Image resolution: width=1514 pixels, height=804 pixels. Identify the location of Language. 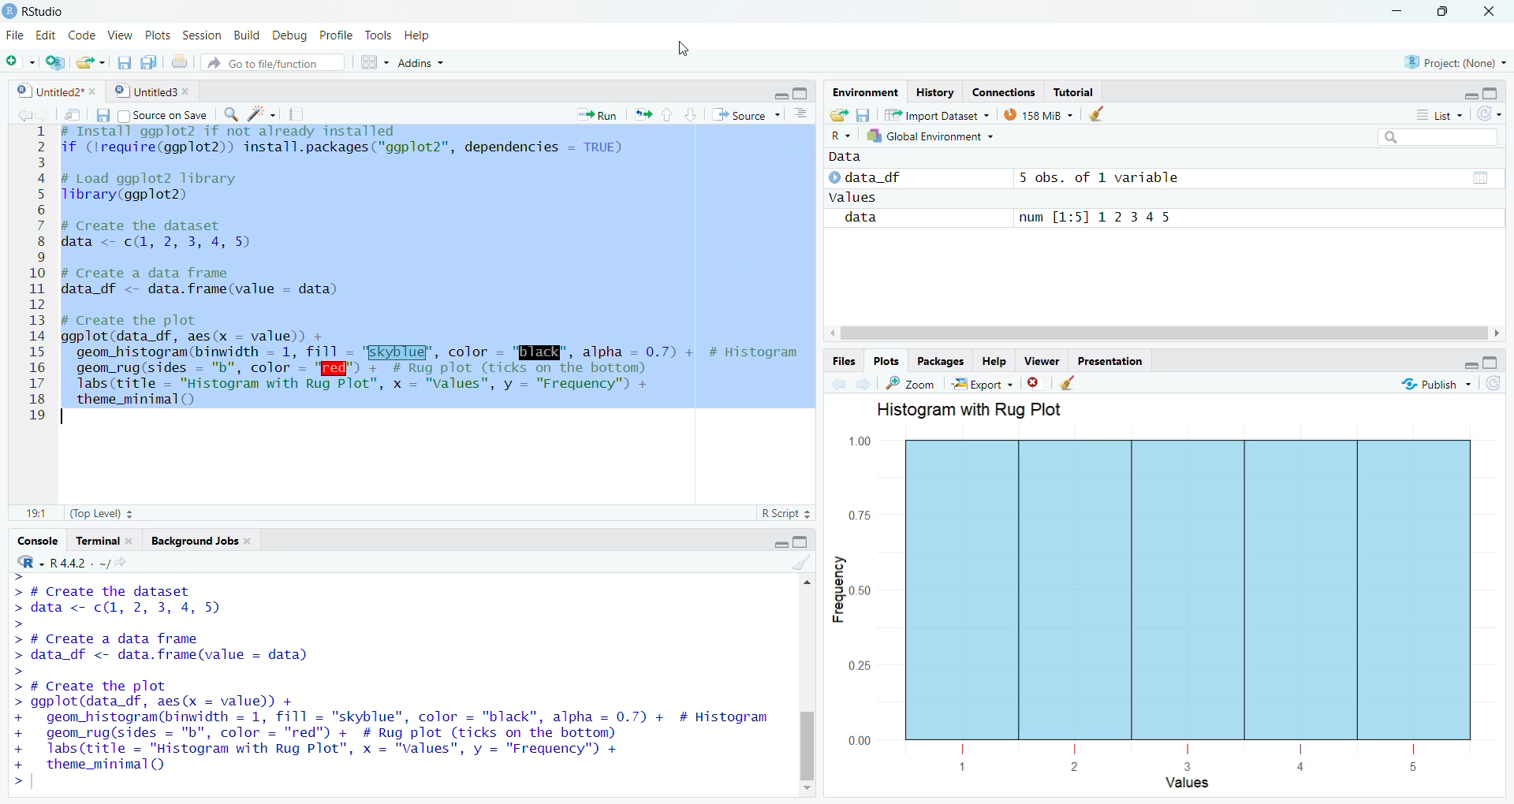
(831, 138).